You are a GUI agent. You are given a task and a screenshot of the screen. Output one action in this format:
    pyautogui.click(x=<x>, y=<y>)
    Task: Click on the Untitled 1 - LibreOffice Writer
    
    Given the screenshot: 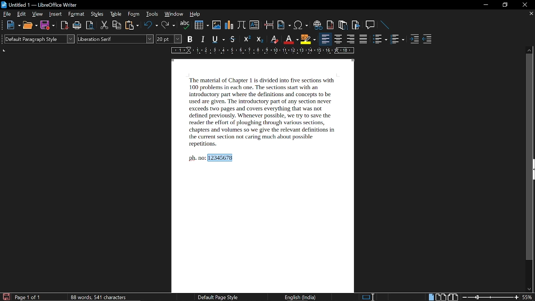 What is the action you would take?
    pyautogui.click(x=40, y=5)
    